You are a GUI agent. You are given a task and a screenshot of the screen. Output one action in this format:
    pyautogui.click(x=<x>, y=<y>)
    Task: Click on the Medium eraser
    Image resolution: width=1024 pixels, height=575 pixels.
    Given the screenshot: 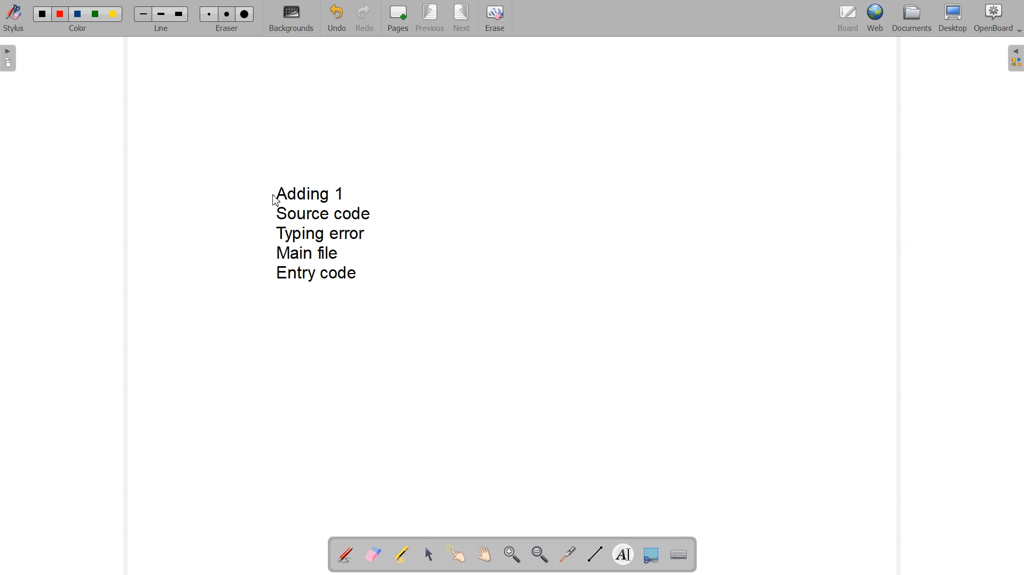 What is the action you would take?
    pyautogui.click(x=227, y=14)
    